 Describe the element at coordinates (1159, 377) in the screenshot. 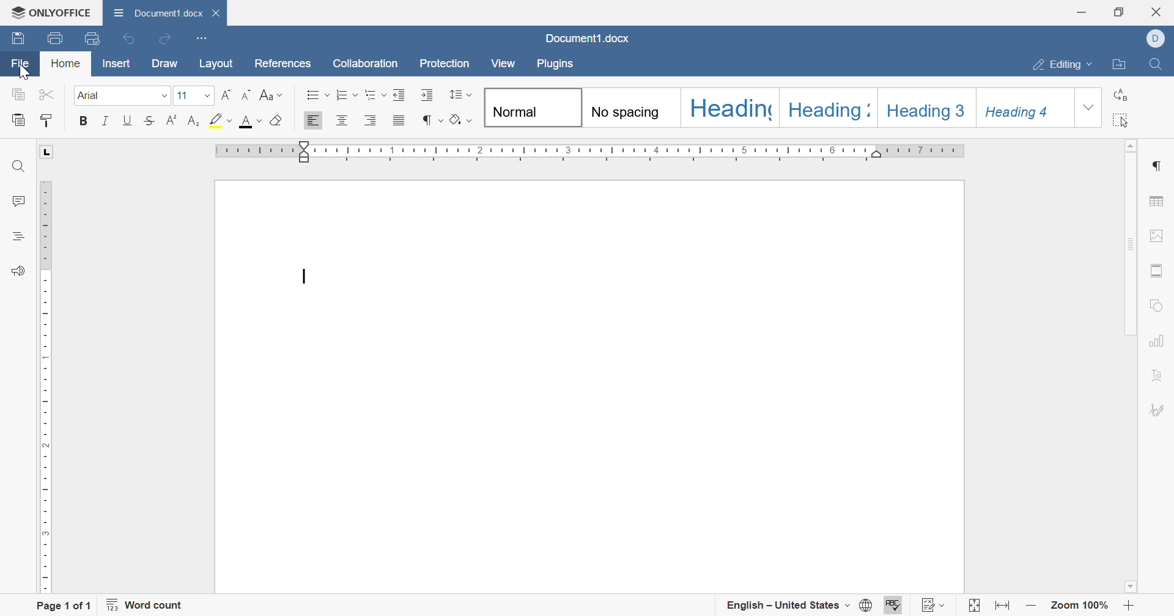

I see `text art settings` at that location.